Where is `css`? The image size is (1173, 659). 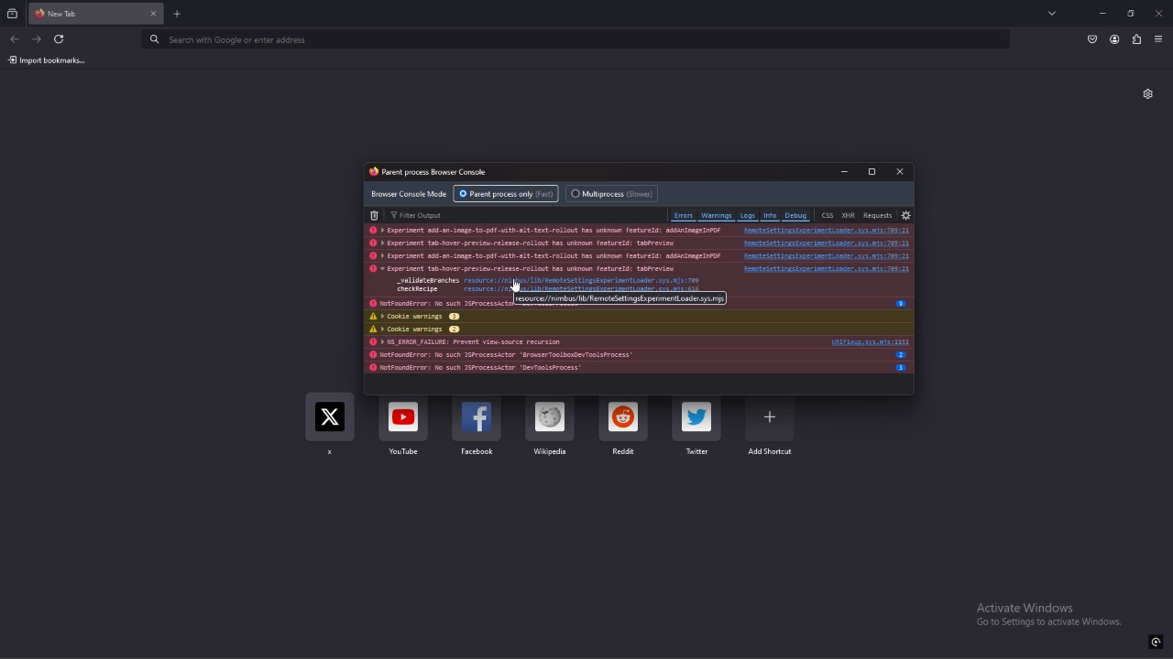 css is located at coordinates (827, 215).